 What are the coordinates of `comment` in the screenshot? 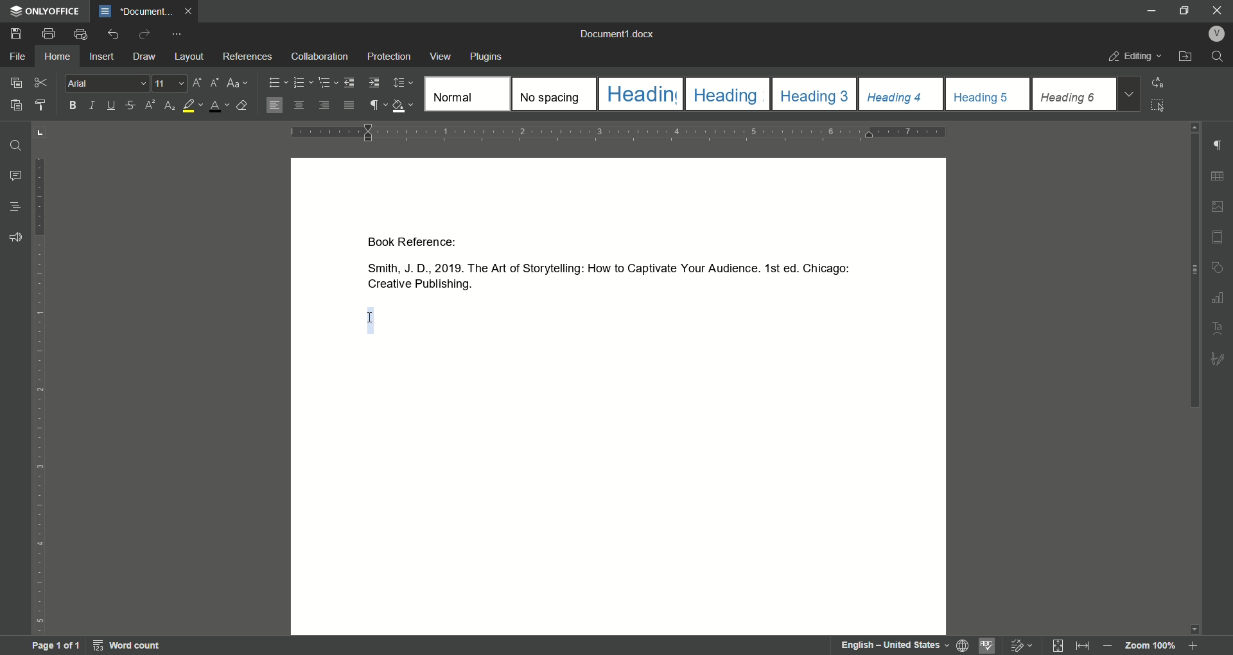 It's located at (16, 177).